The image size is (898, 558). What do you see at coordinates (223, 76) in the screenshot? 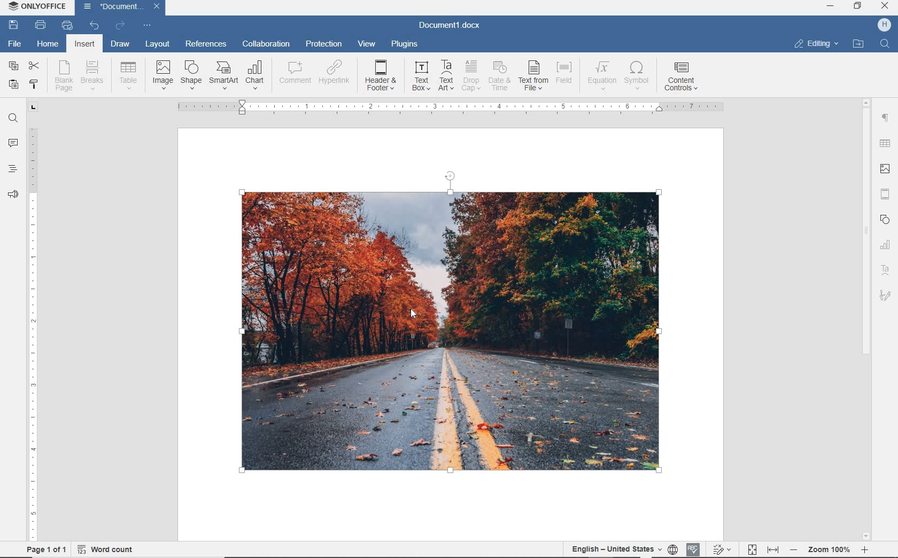
I see `SmartArt` at bounding box center [223, 76].